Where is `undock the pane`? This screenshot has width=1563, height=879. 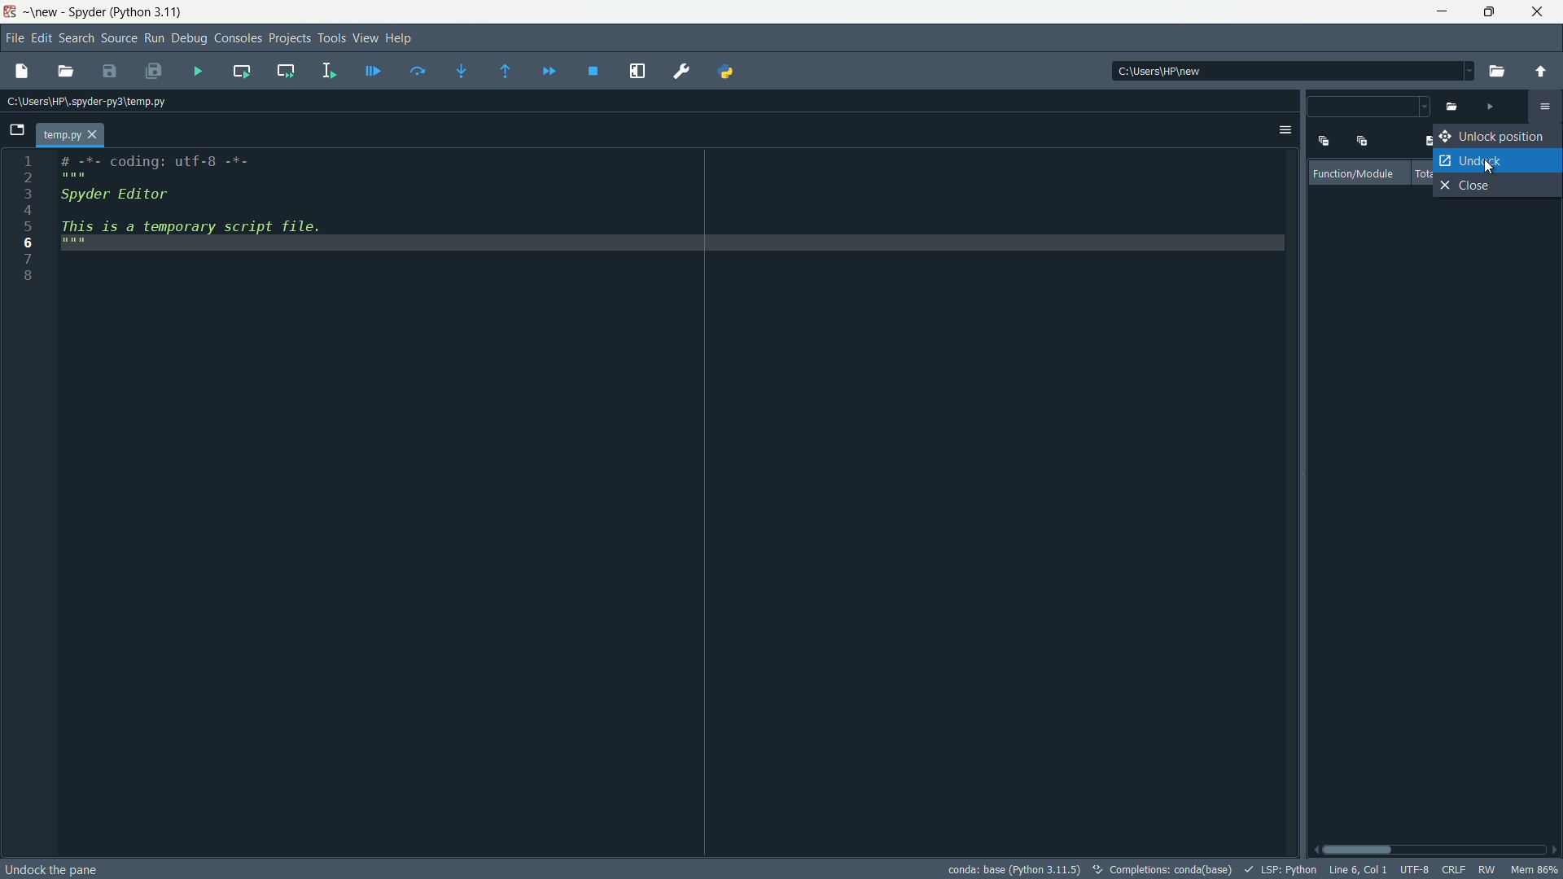 undock the pane is located at coordinates (55, 866).